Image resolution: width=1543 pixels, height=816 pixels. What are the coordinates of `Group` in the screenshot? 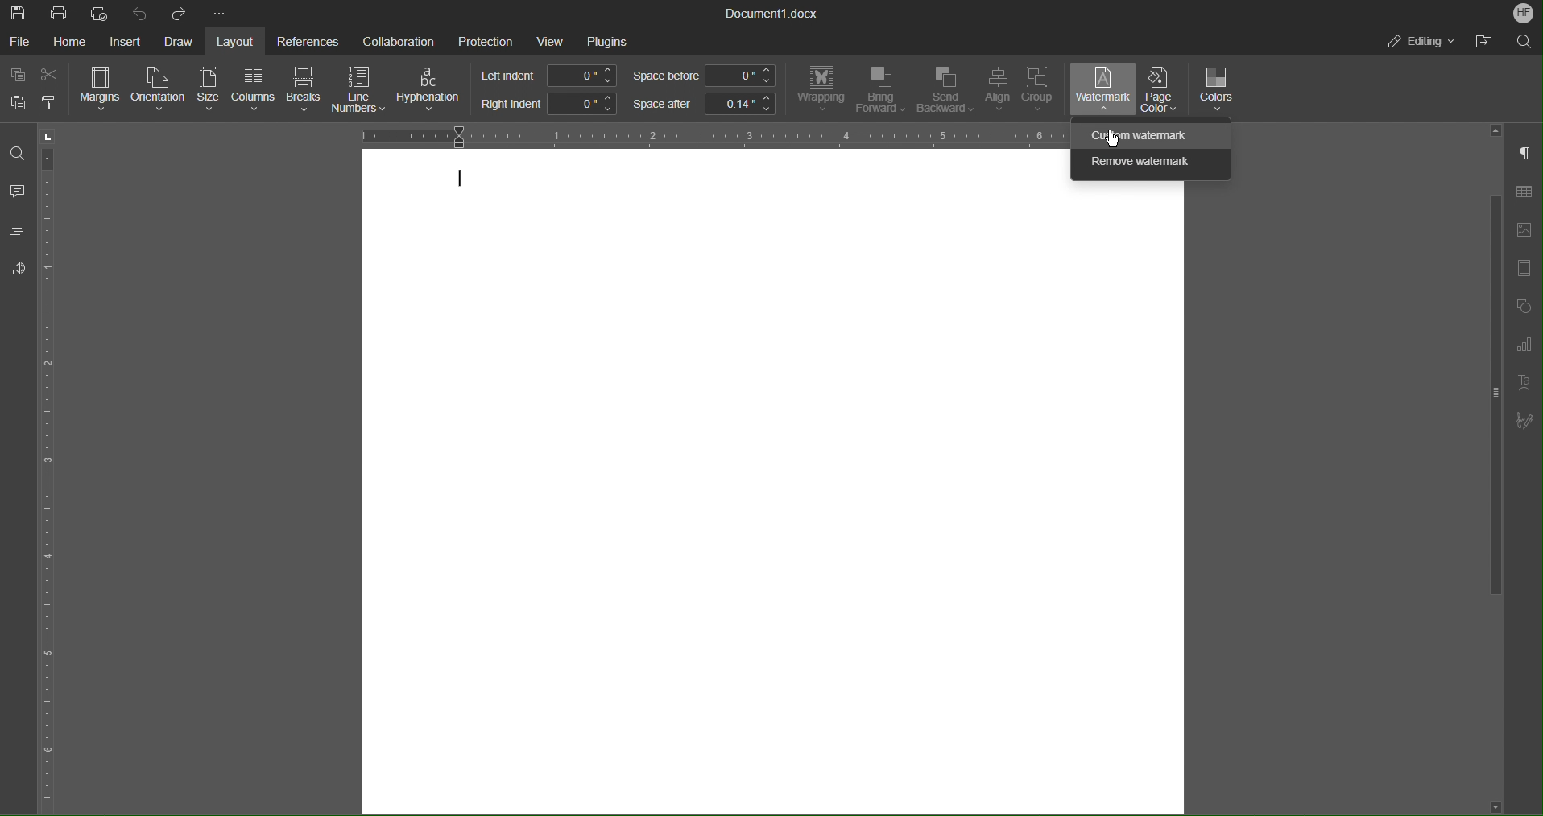 It's located at (1043, 92).